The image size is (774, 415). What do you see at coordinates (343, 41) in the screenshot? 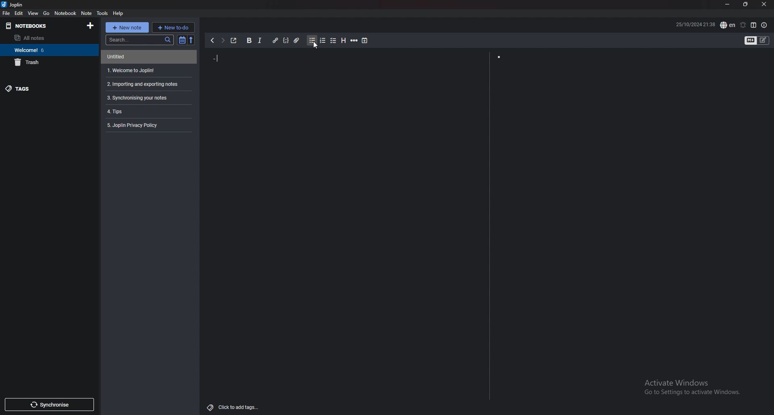
I see `Heading` at bounding box center [343, 41].